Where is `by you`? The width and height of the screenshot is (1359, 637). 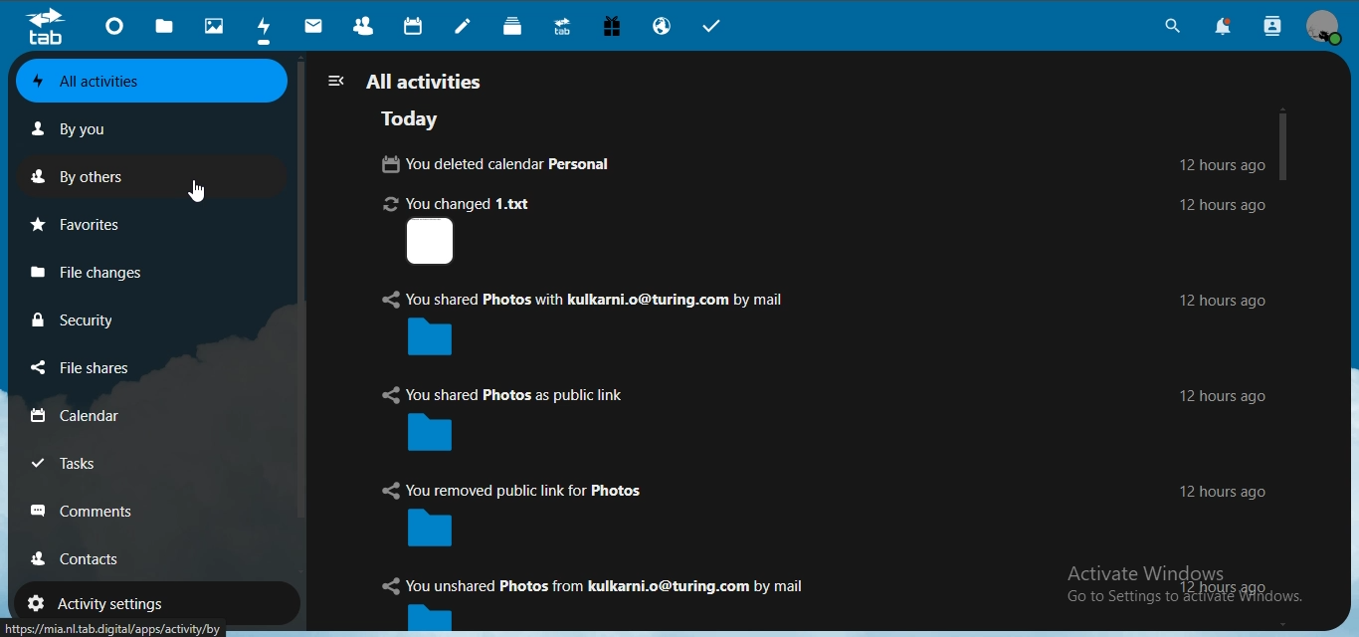
by you is located at coordinates (82, 129).